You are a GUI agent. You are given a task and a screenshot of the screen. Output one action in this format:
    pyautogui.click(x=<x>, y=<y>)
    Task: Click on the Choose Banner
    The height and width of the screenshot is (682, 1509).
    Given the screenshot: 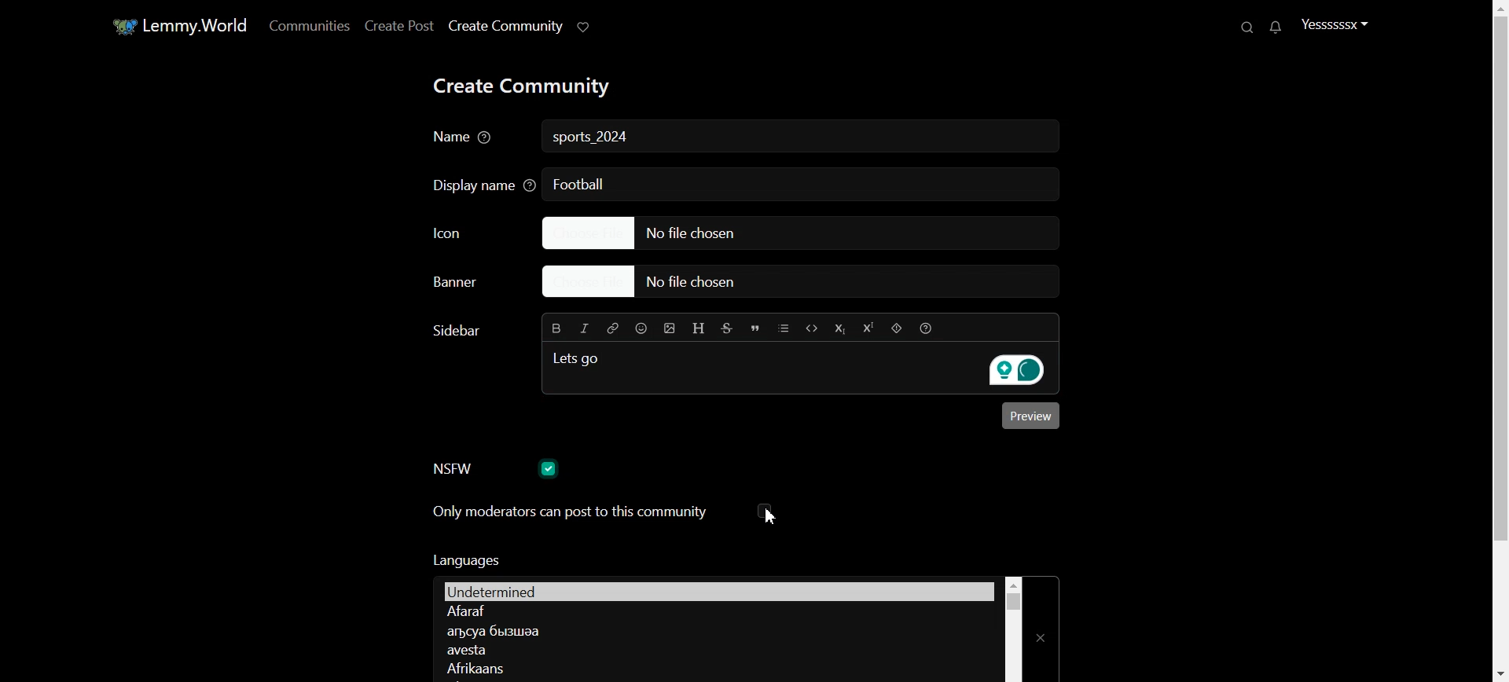 What is the action you would take?
    pyautogui.click(x=469, y=283)
    